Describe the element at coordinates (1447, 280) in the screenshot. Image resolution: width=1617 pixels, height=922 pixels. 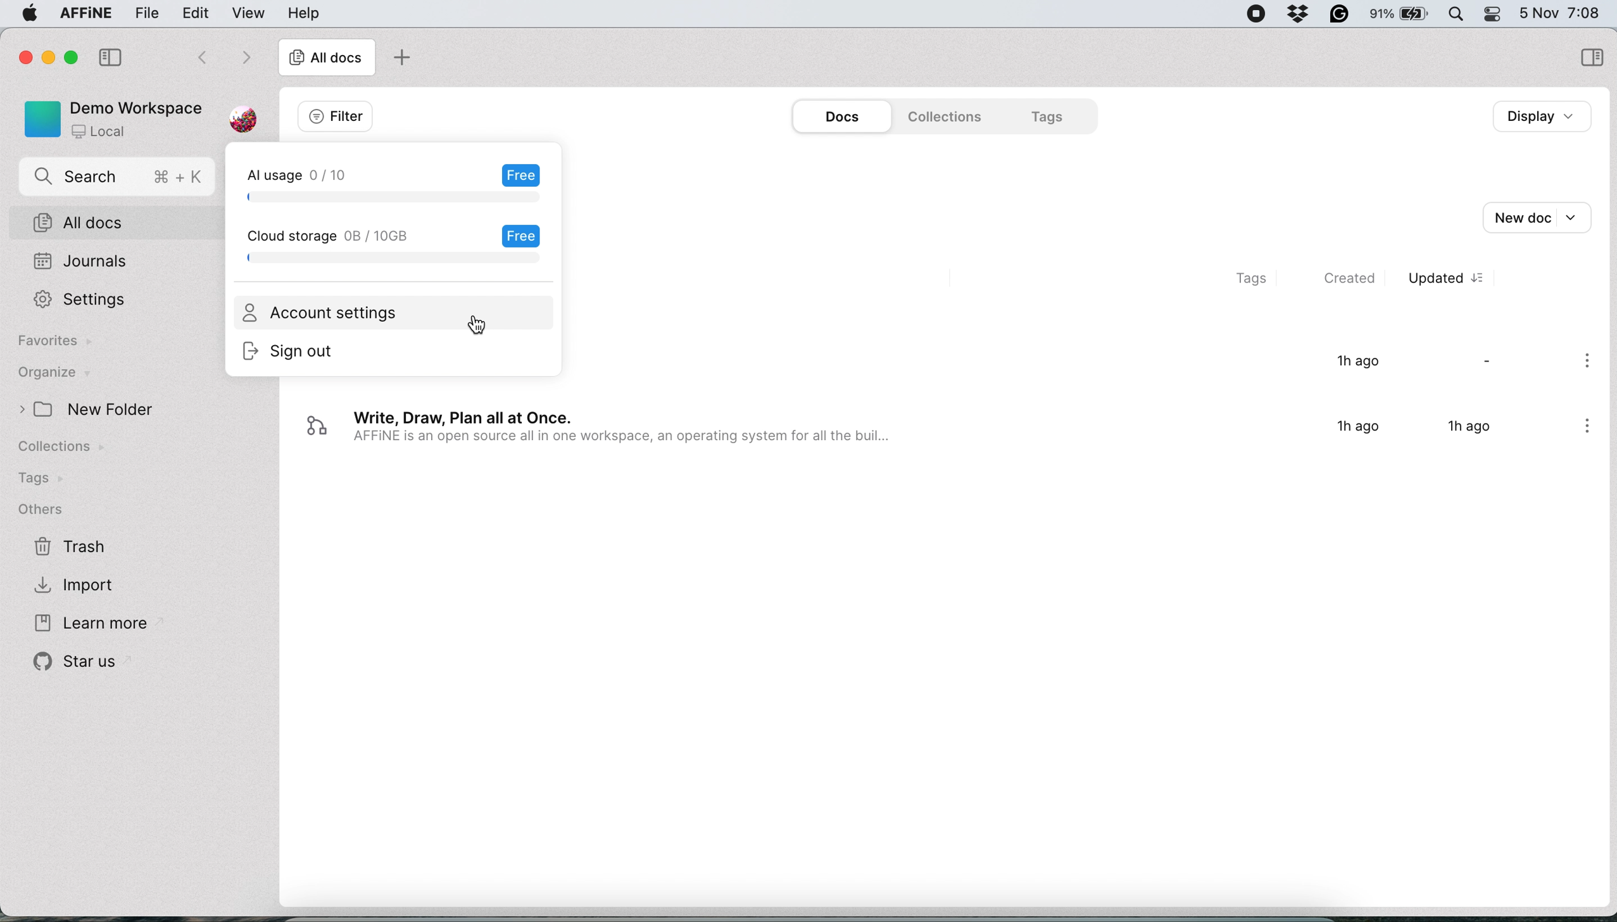
I see `updated` at that location.